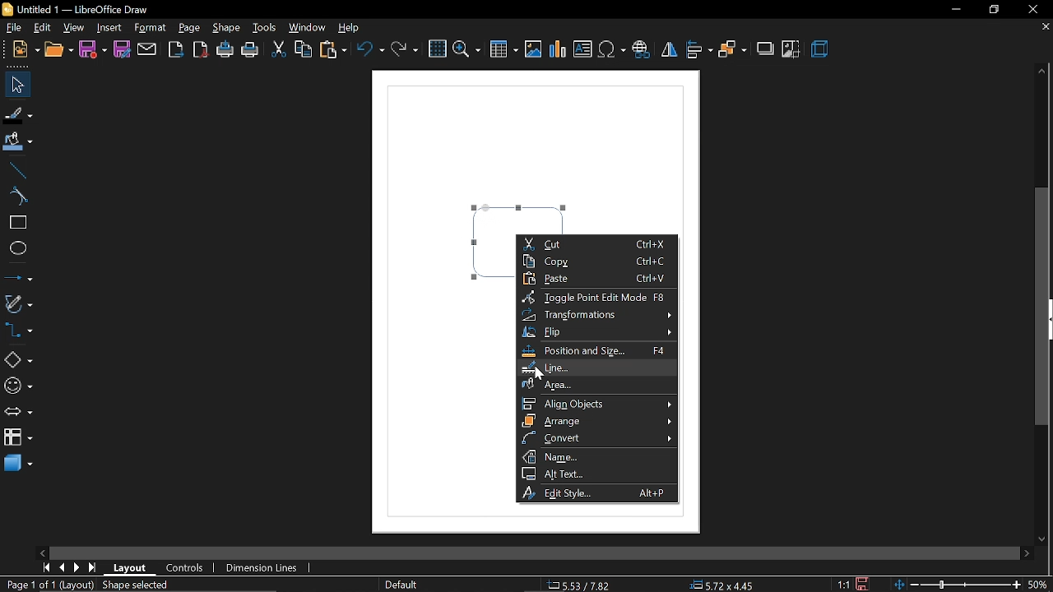  I want to click on edit style, so click(596, 493).